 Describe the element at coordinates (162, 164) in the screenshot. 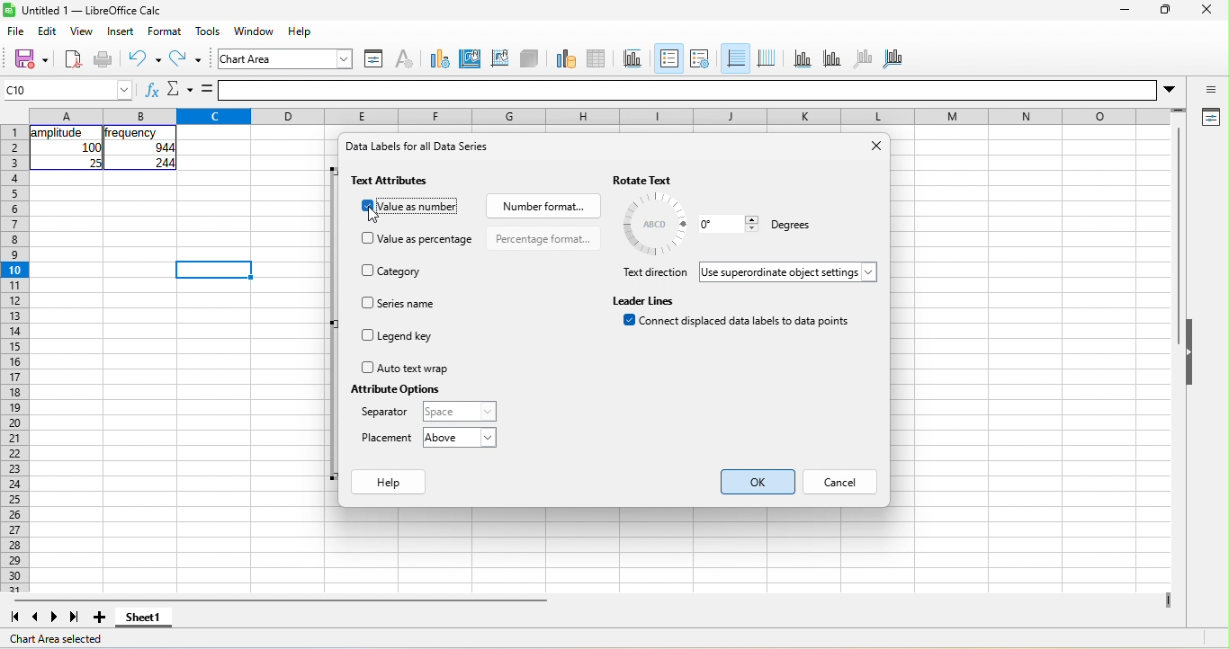

I see `244` at that location.